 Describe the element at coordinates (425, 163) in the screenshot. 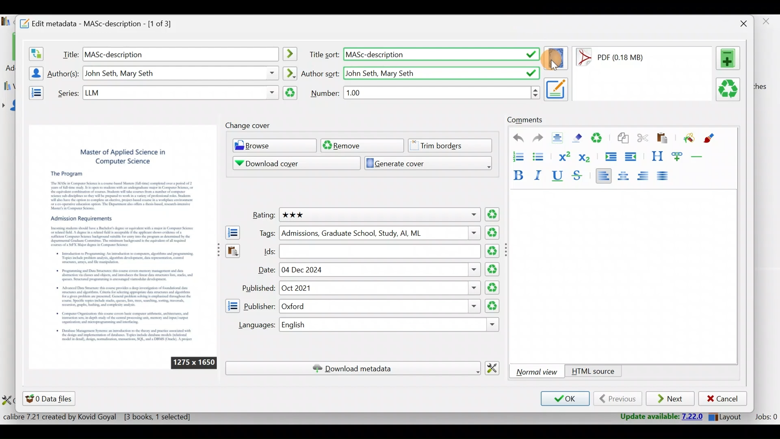

I see `Generate cover` at that location.